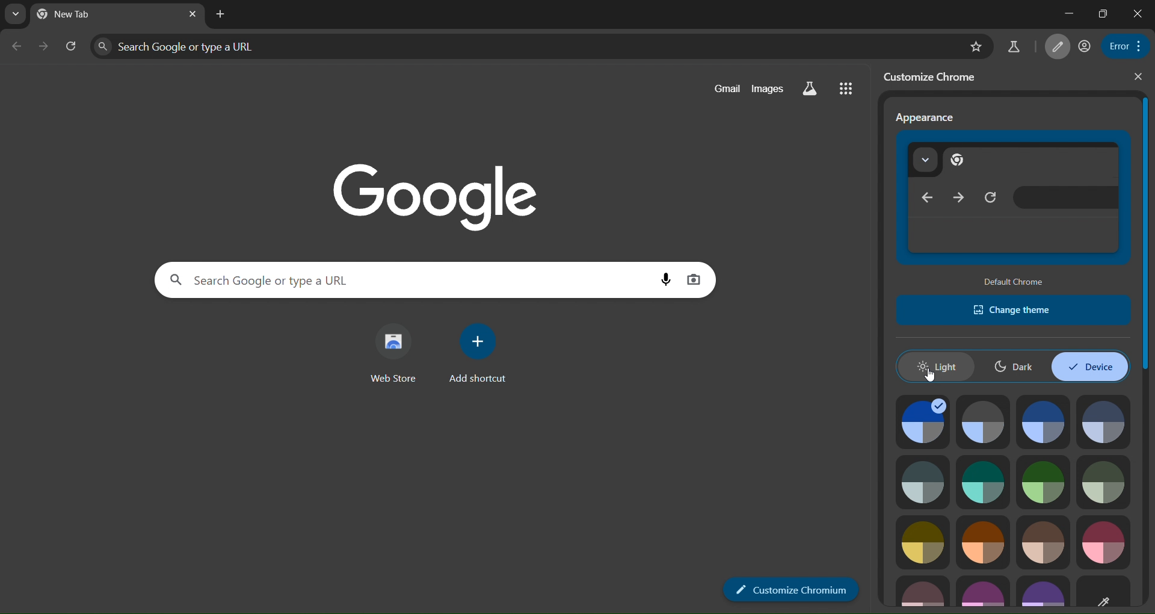  Describe the element at coordinates (66, 14) in the screenshot. I see `current tab` at that location.